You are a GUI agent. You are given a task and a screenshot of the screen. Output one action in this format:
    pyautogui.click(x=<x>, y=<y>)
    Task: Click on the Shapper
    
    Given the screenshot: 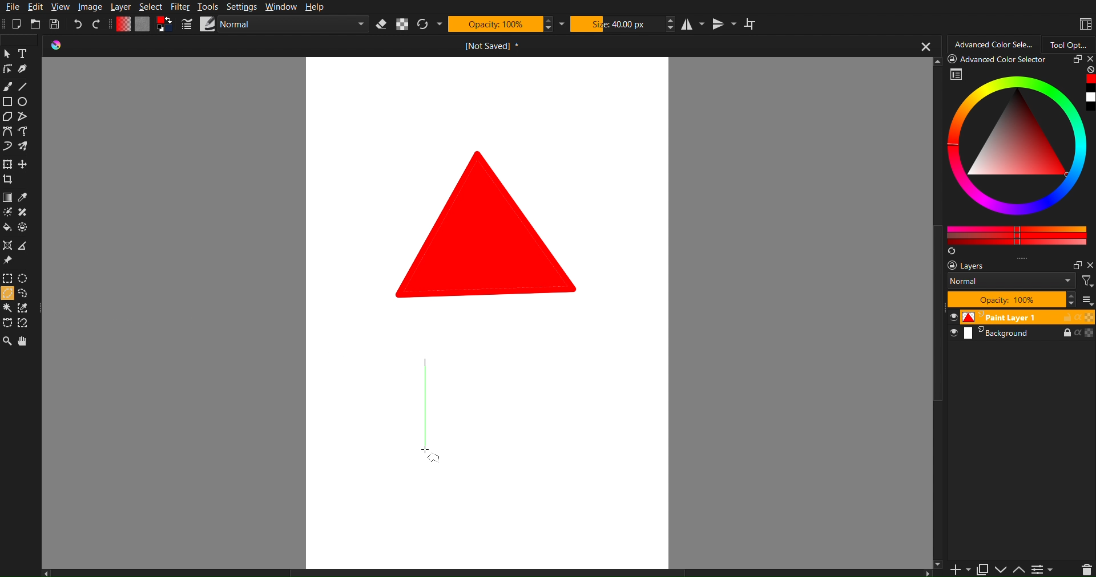 What is the action you would take?
    pyautogui.click(x=7, y=246)
    